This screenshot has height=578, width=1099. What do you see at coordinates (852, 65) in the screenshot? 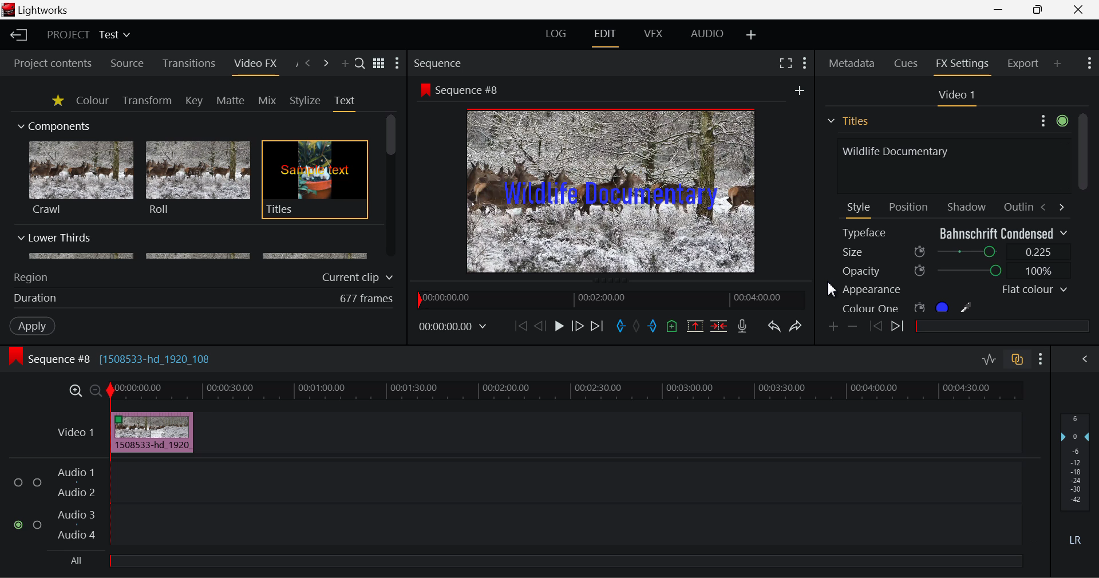
I see `Metadata` at bounding box center [852, 65].